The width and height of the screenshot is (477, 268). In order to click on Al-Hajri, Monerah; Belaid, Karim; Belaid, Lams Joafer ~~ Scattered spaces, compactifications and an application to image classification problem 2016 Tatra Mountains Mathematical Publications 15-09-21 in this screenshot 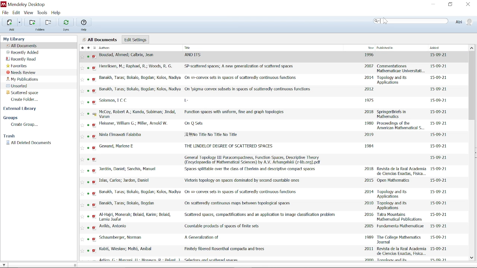, I will do `click(271, 217)`.